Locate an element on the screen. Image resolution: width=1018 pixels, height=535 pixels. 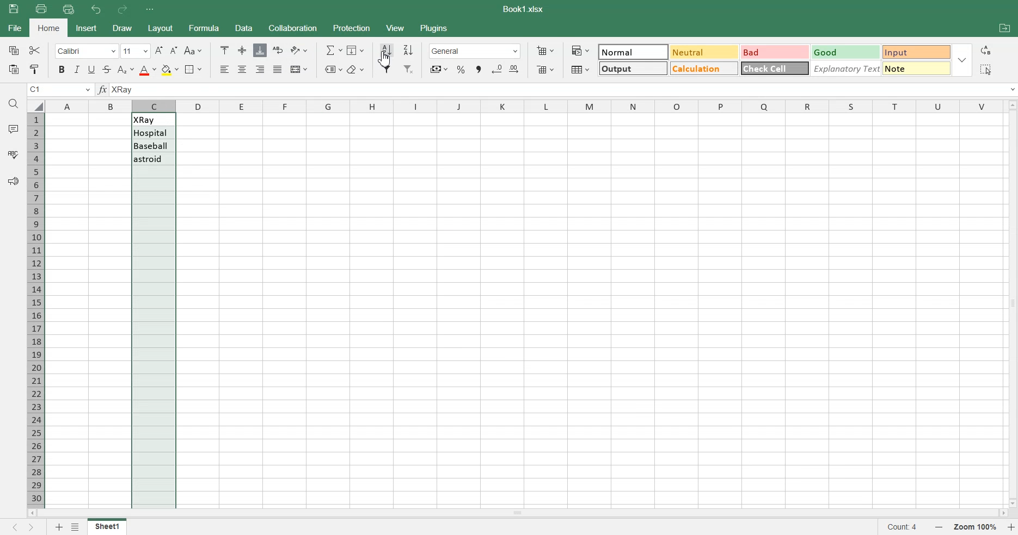
Paste is located at coordinates (15, 9).